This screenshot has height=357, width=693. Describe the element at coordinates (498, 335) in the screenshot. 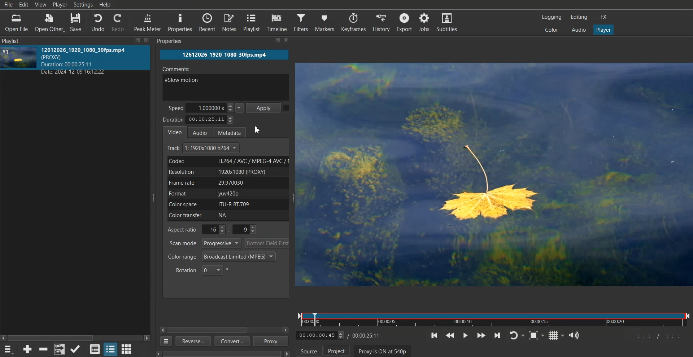

I see `Skip to the next point` at that location.